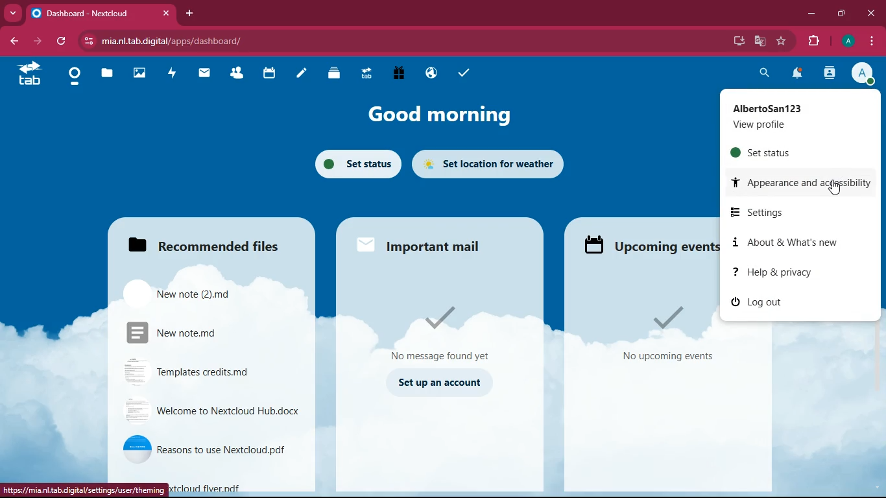 This screenshot has width=886, height=498. Describe the element at coordinates (442, 382) in the screenshot. I see `set up an account` at that location.